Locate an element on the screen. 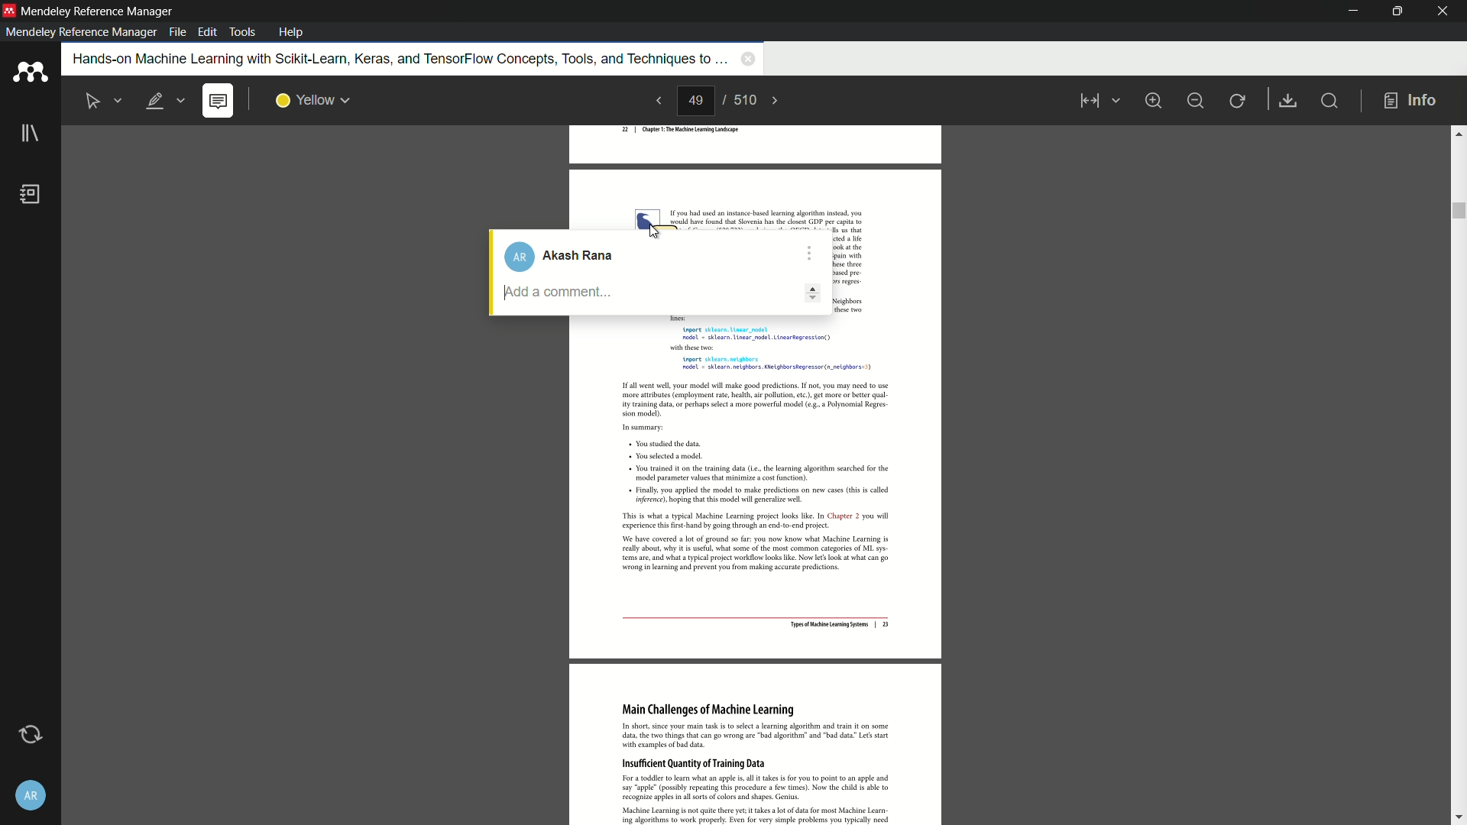 This screenshot has width=1467, height=825. cursor is located at coordinates (660, 231).